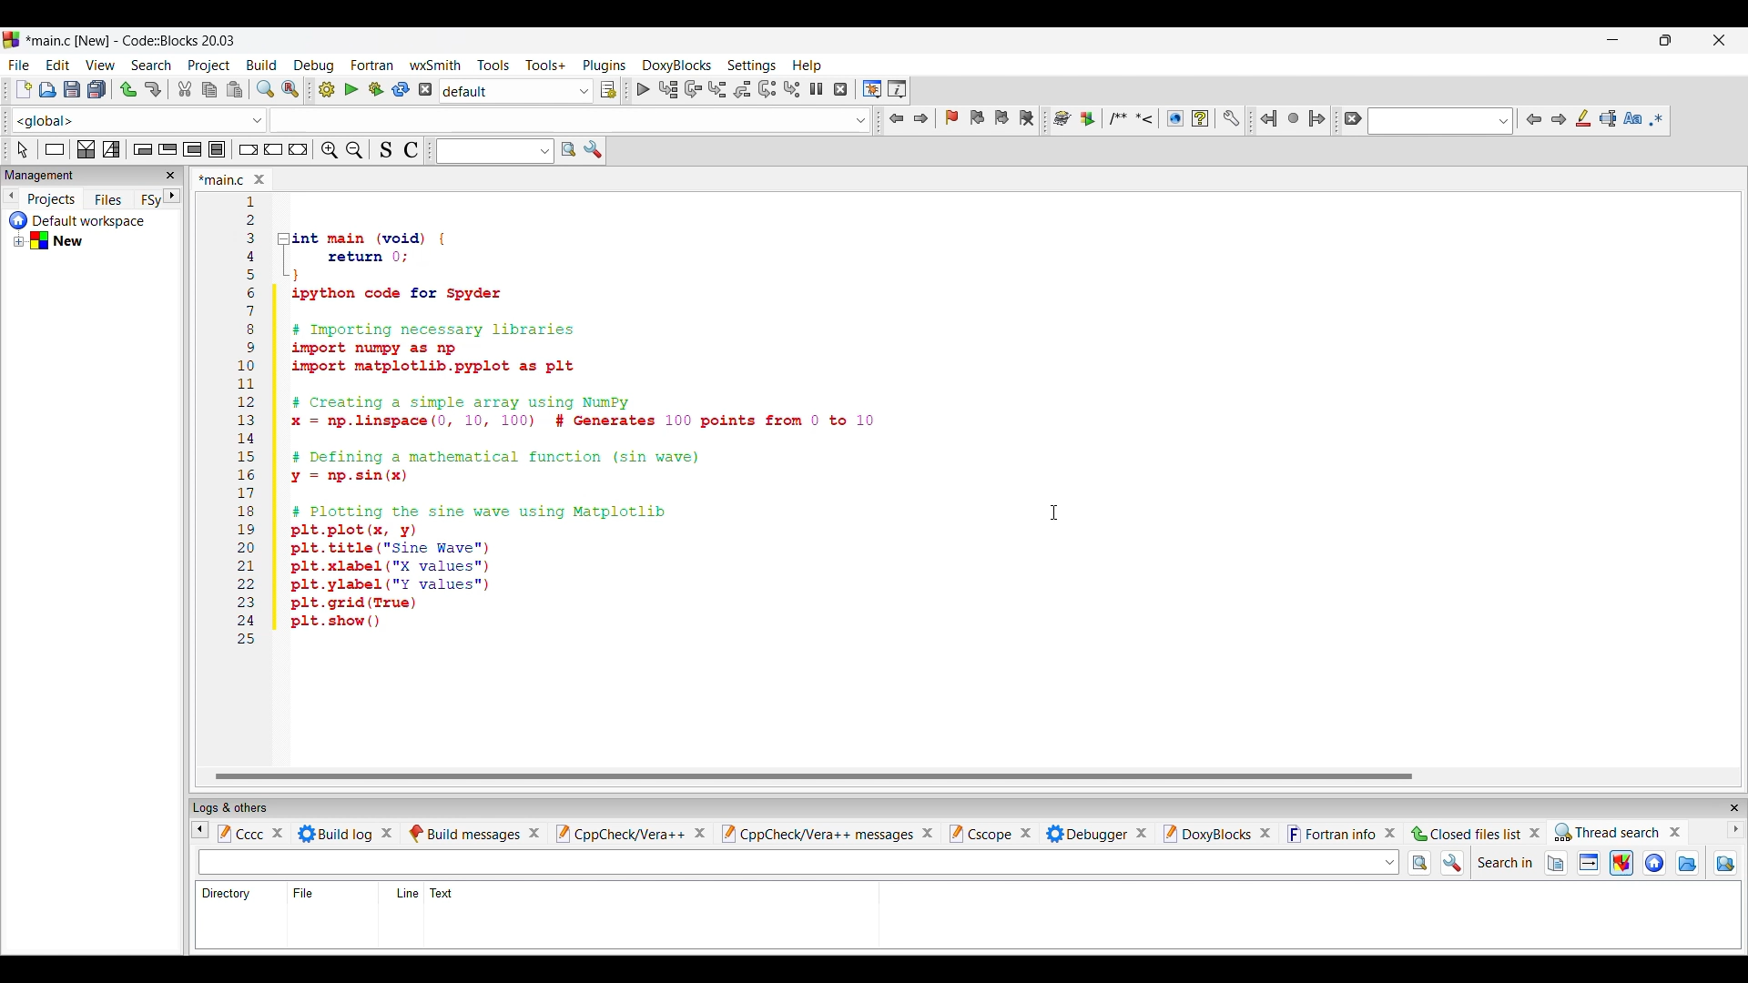  What do you see at coordinates (1529, 114) in the screenshot?
I see `Previous` at bounding box center [1529, 114].